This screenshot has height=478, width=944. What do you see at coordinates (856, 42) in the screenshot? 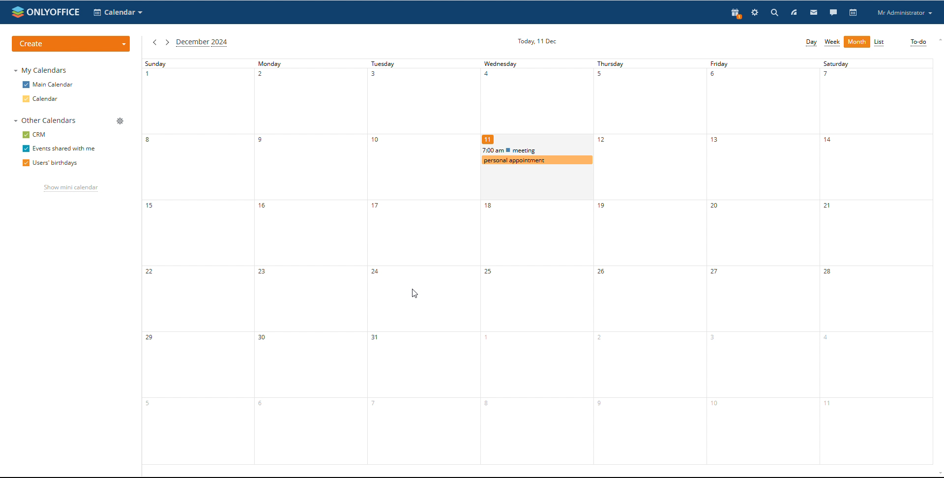
I see `month` at bounding box center [856, 42].